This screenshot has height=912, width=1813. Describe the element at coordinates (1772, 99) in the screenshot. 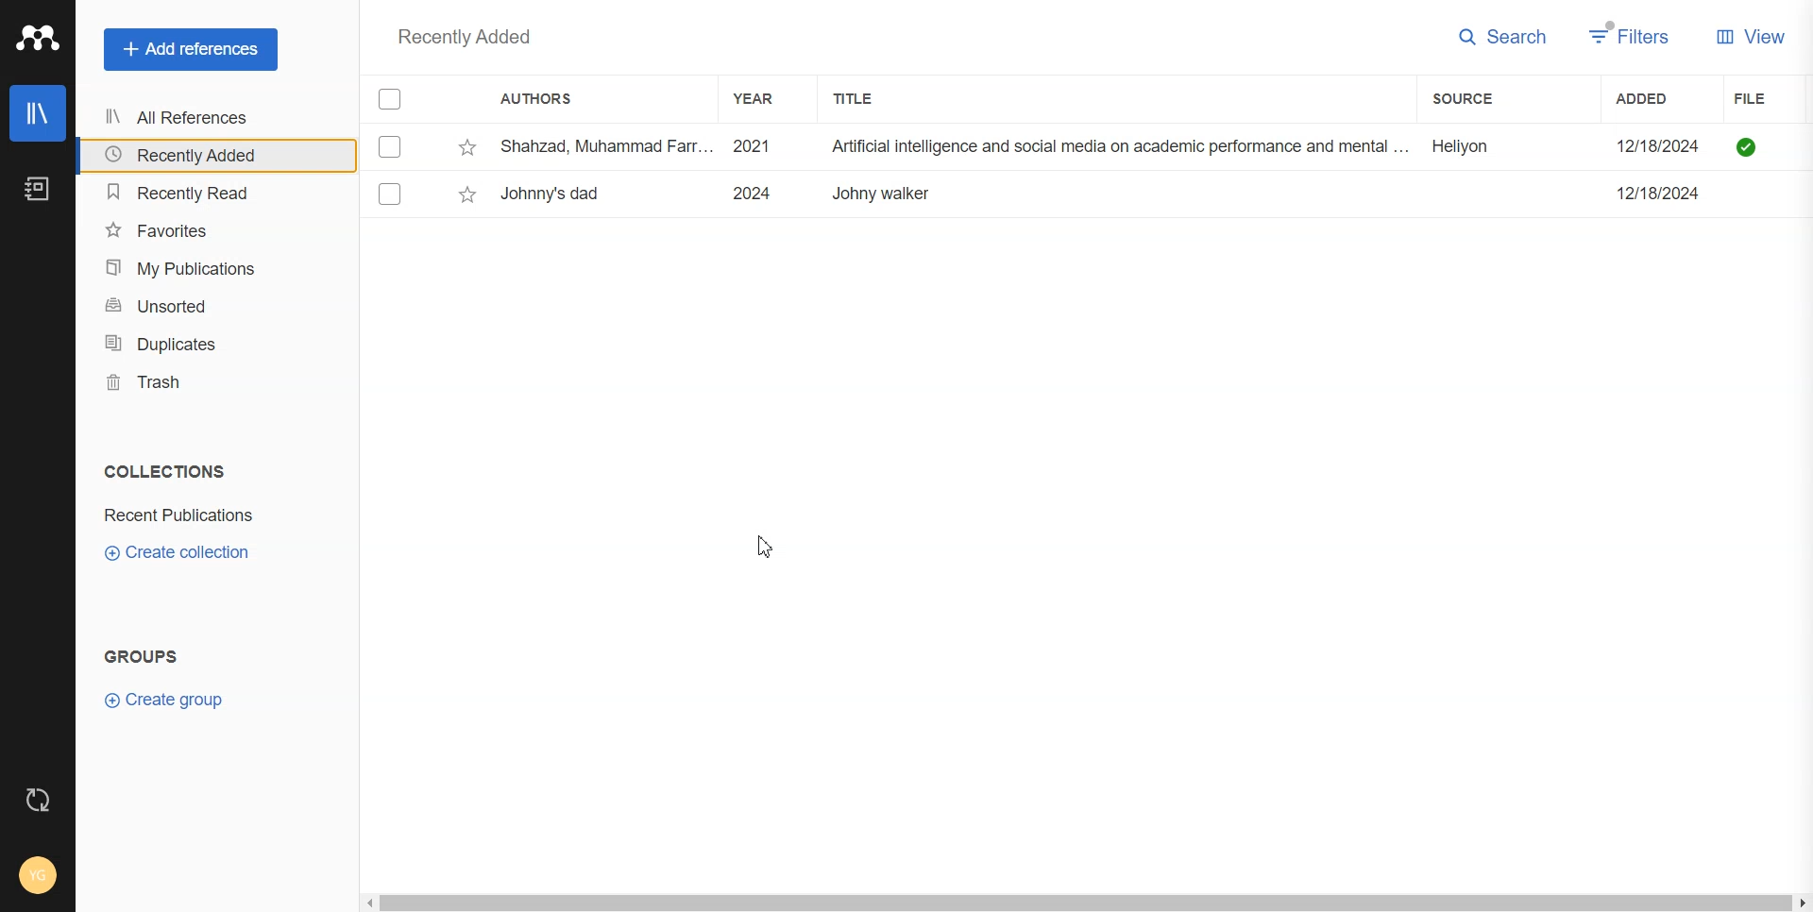

I see `File` at that location.